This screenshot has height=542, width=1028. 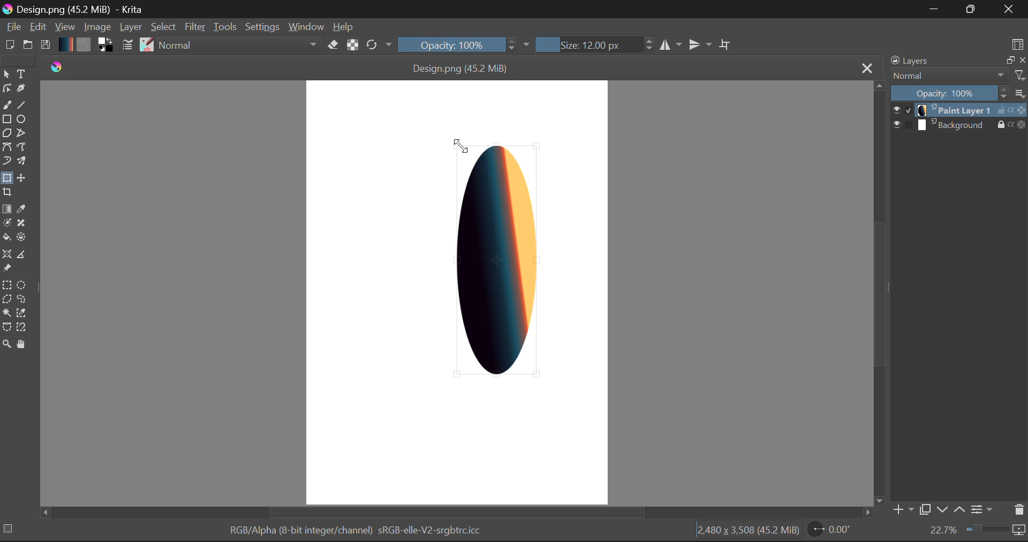 I want to click on Fill, so click(x=7, y=237).